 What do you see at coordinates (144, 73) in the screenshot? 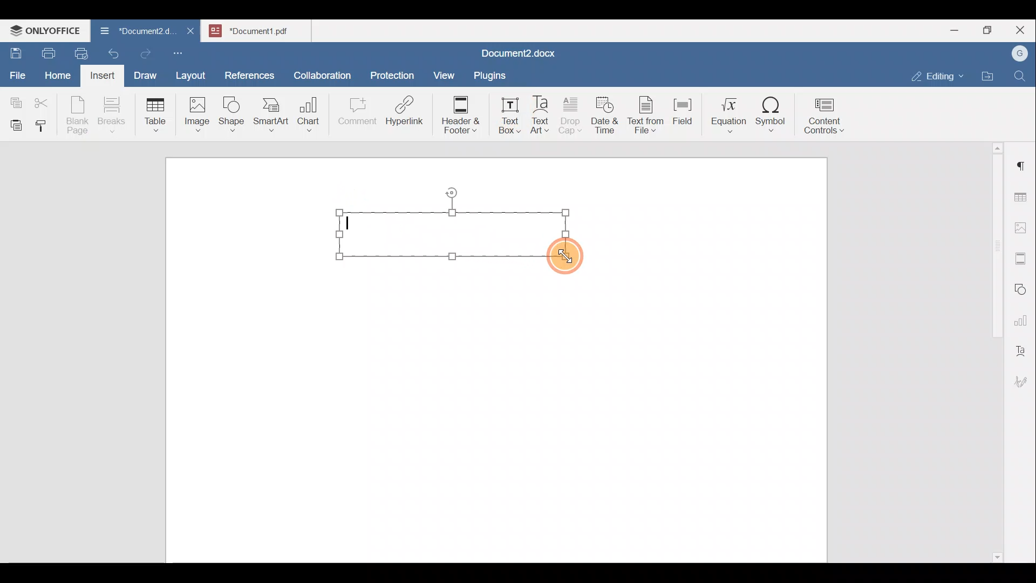
I see `Draw` at bounding box center [144, 73].